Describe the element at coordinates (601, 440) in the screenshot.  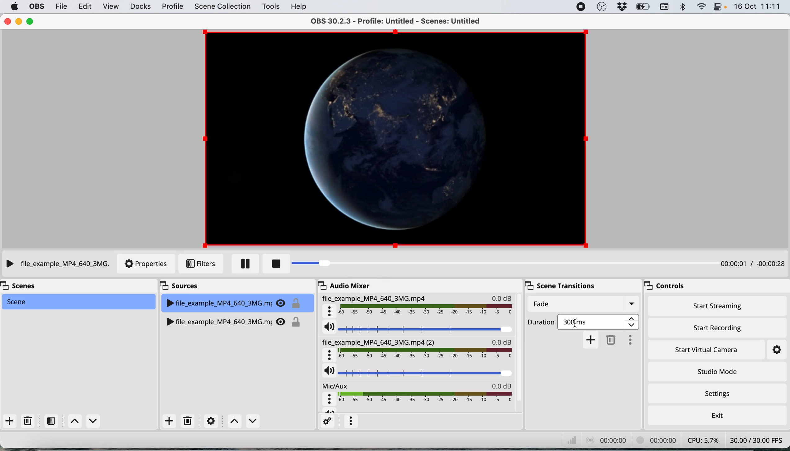
I see `audio recording timestamp` at that location.